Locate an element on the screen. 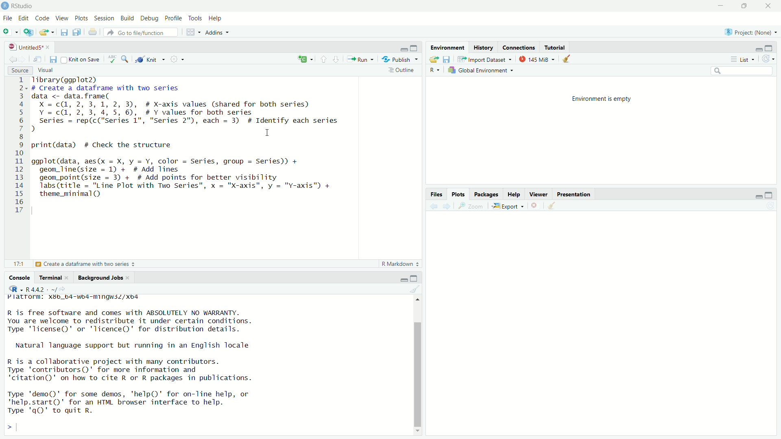 Image resolution: width=781 pixels, height=439 pixels. Export is located at coordinates (507, 206).